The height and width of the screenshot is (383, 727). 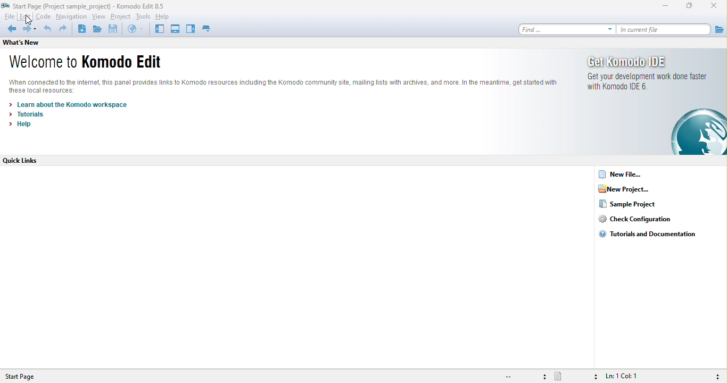 I want to click on view, so click(x=99, y=16).